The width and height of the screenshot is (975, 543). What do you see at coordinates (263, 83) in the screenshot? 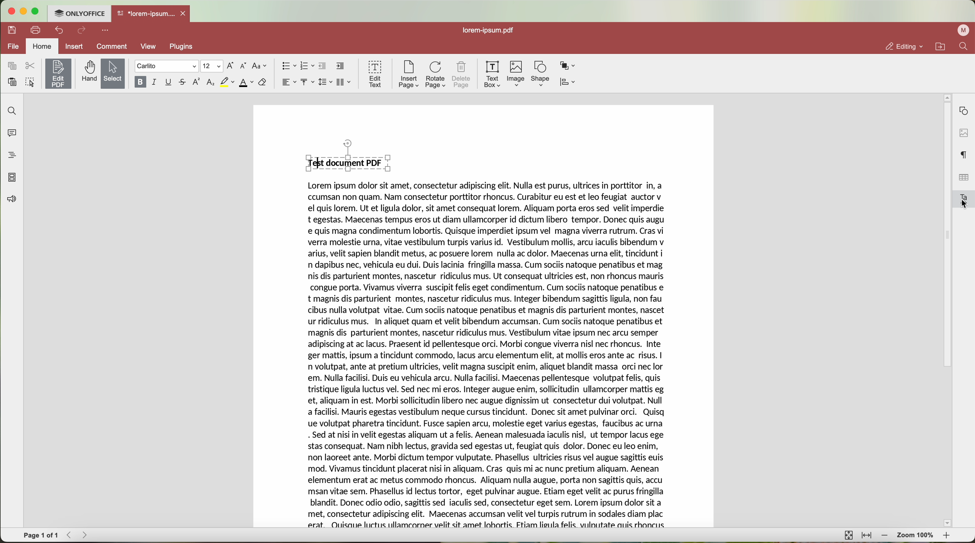
I see `clear style` at bounding box center [263, 83].